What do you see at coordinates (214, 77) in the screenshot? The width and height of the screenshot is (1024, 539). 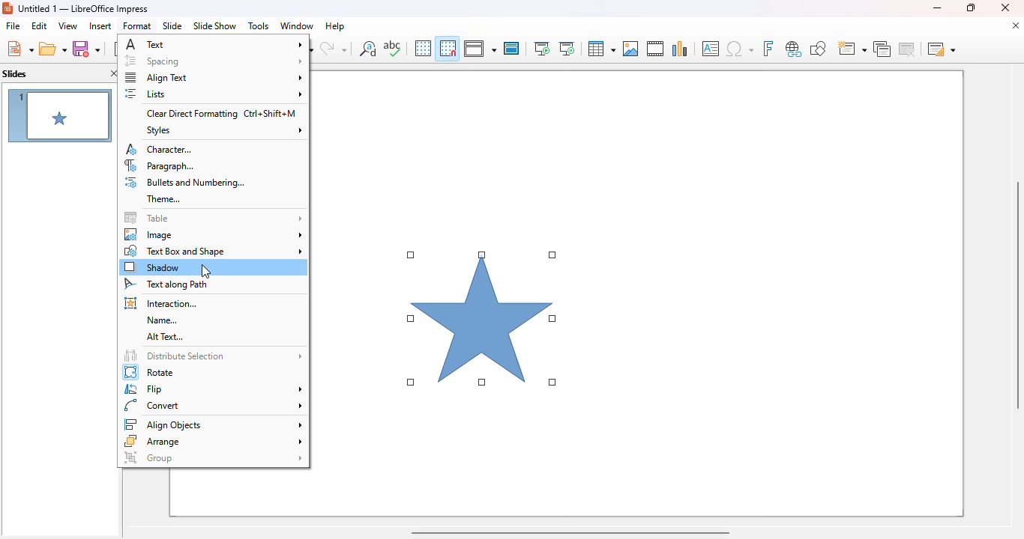 I see `align text` at bounding box center [214, 77].